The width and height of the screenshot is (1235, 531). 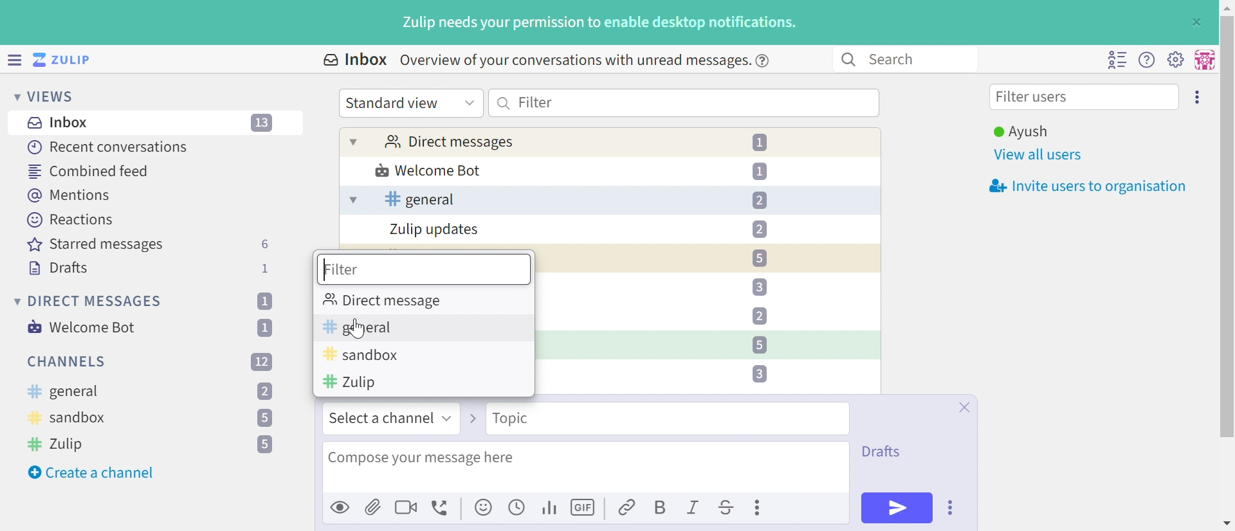 I want to click on Close, so click(x=964, y=408).